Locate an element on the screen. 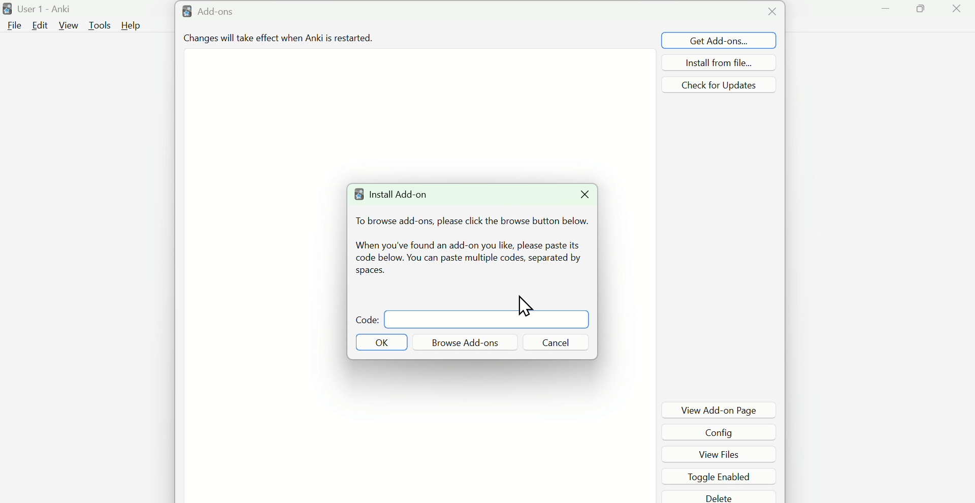  View Add-on Page is located at coordinates (720, 410).